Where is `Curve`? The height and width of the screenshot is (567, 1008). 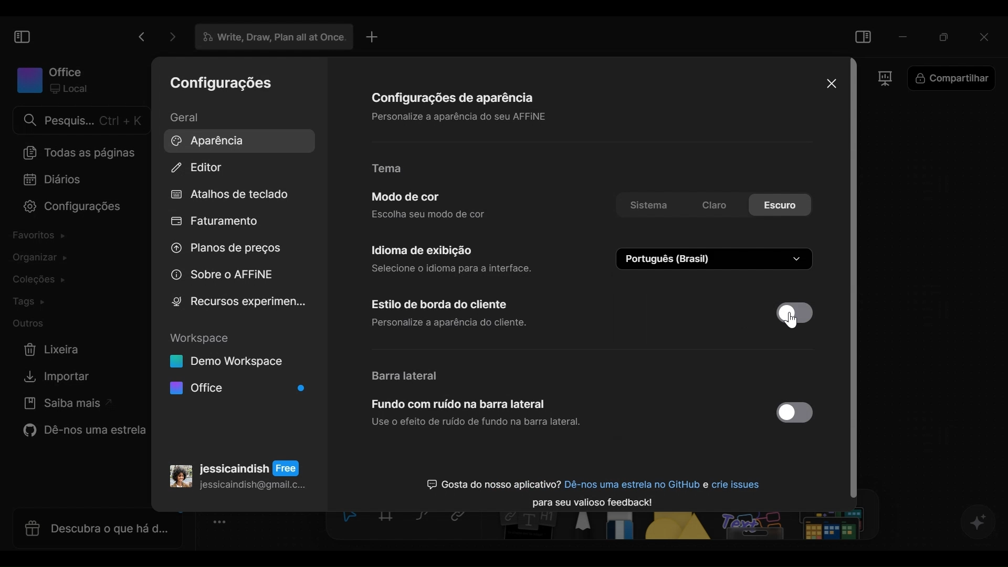 Curve is located at coordinates (424, 518).